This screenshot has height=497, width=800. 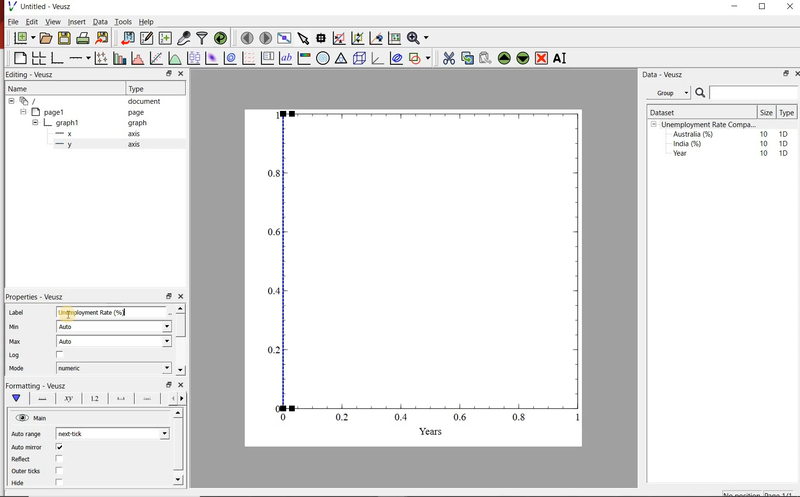 I want to click on select the items, so click(x=304, y=37).